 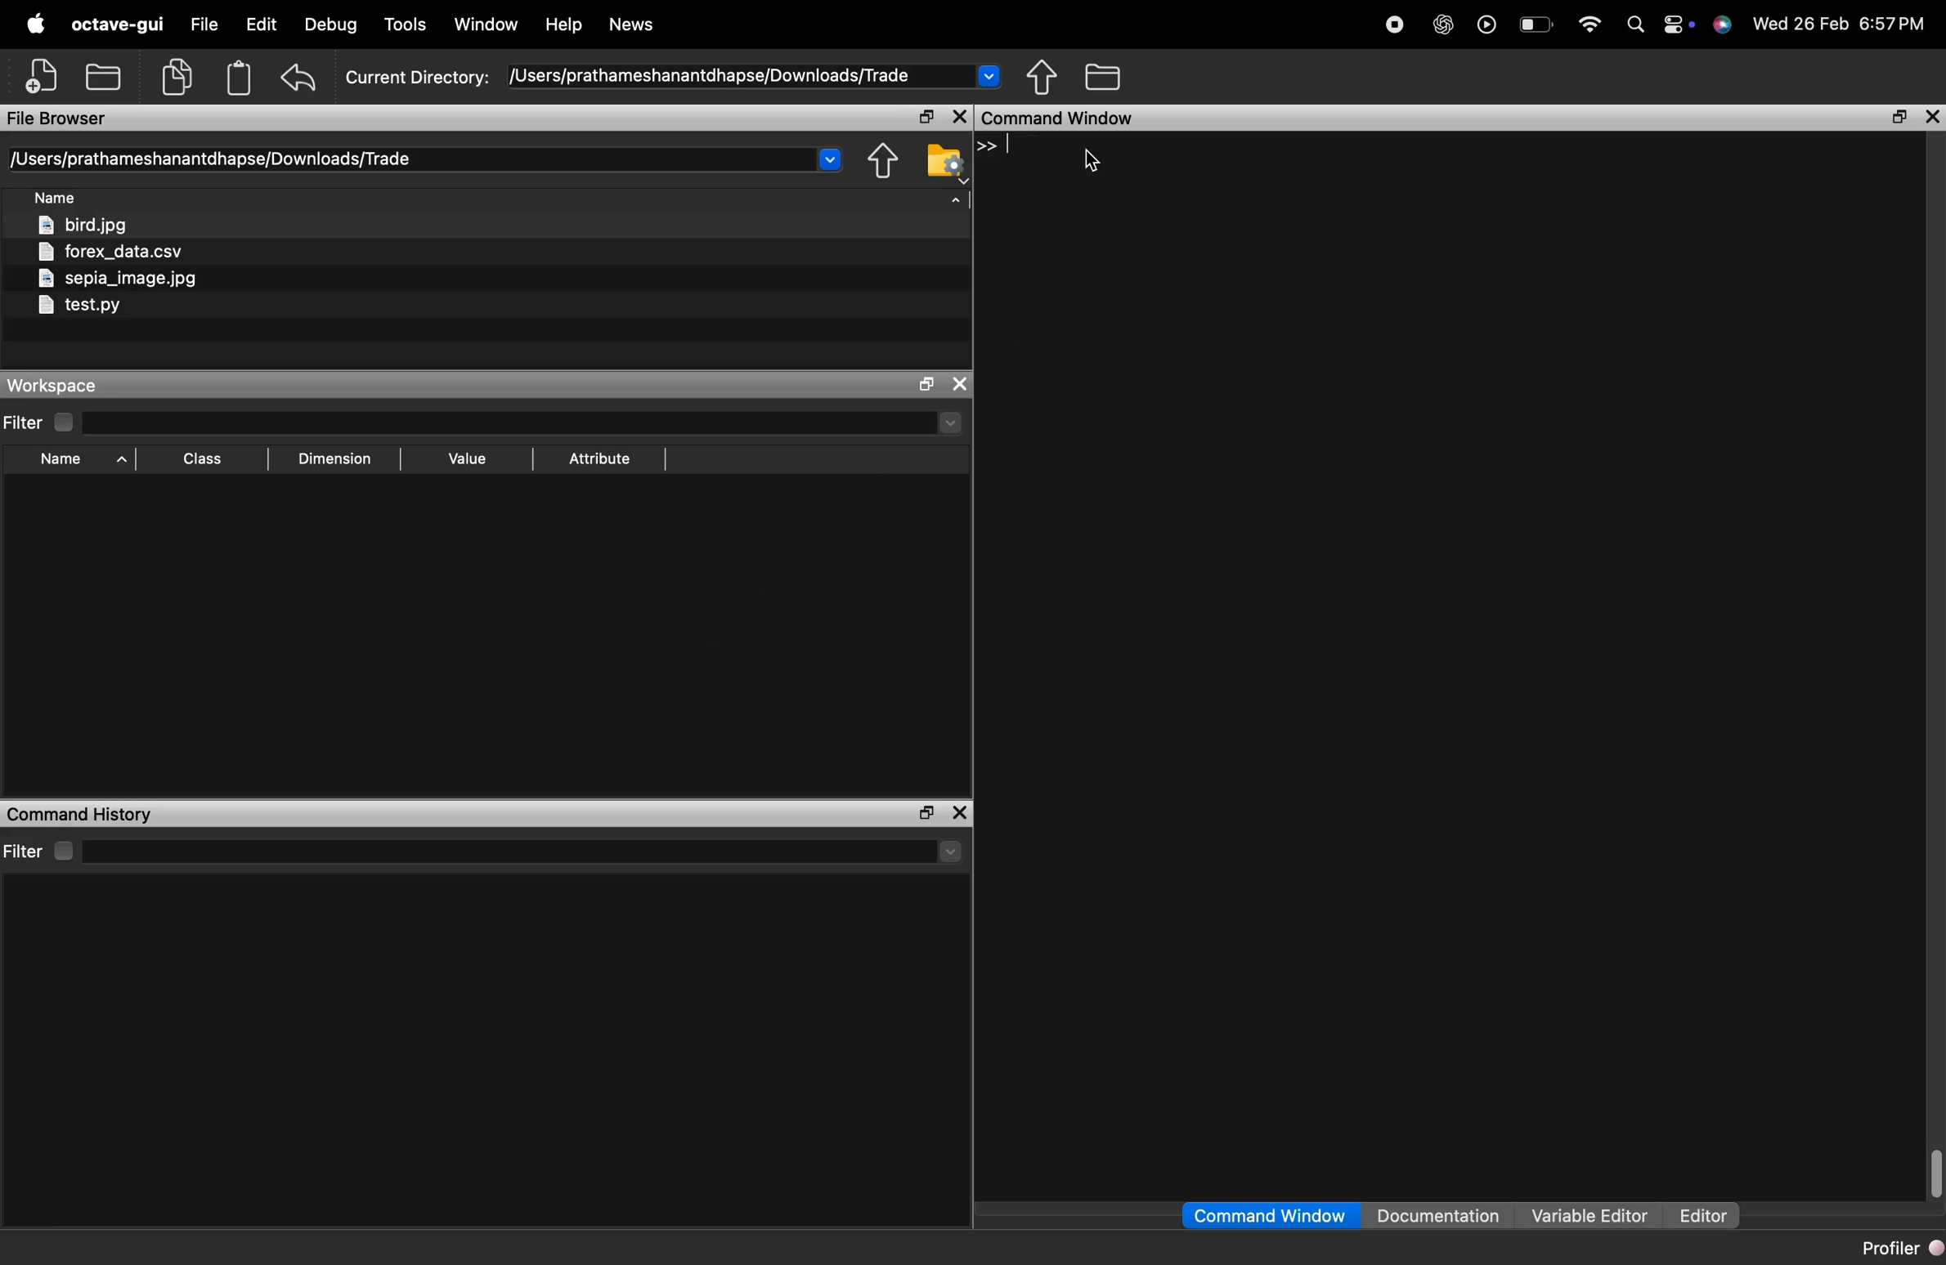 I want to click on browse directories, so click(x=1103, y=76).